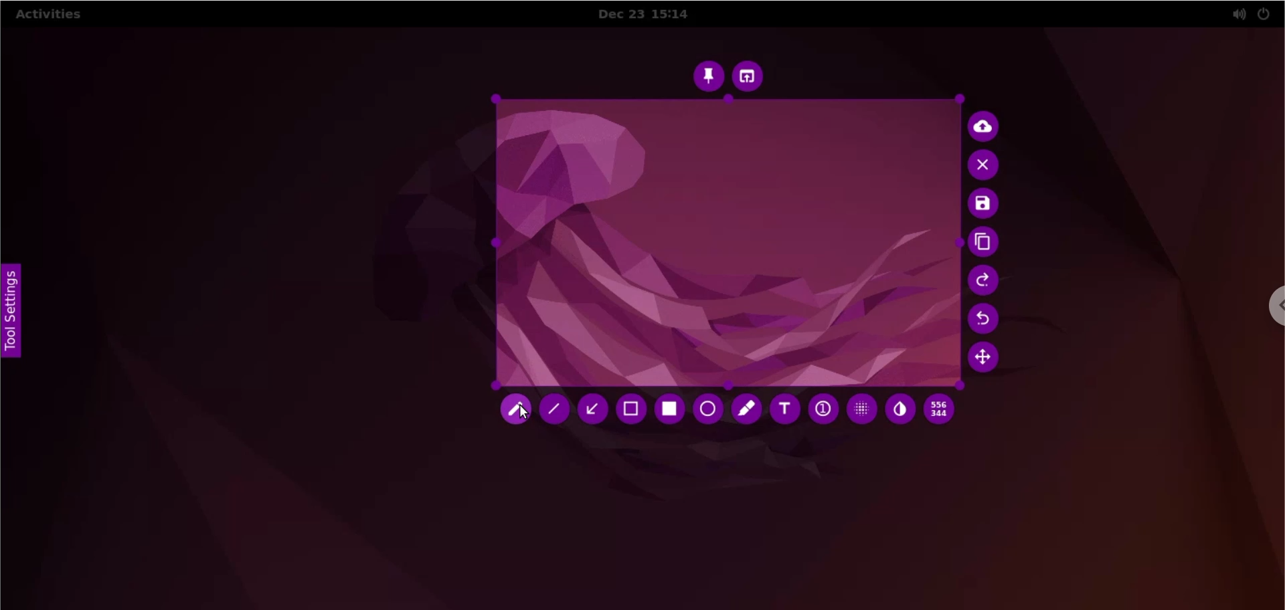 Image resolution: width=1285 pixels, height=610 pixels. I want to click on pin, so click(707, 76).